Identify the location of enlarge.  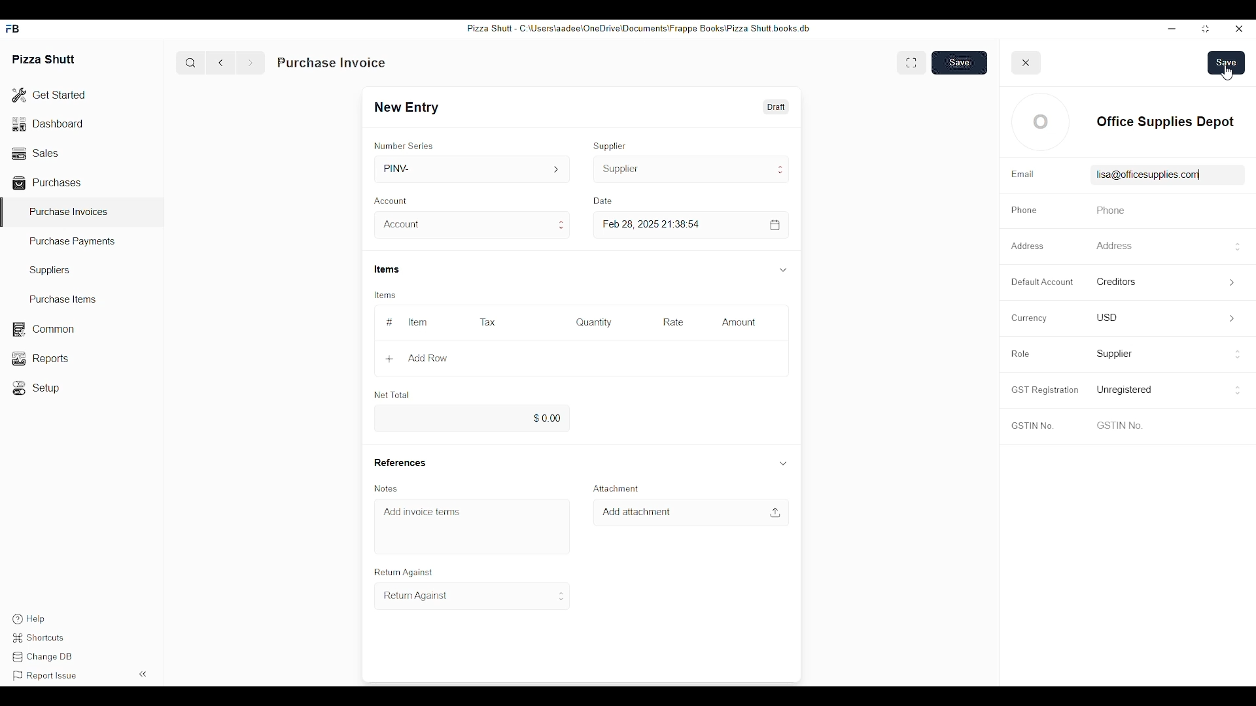
(911, 61).